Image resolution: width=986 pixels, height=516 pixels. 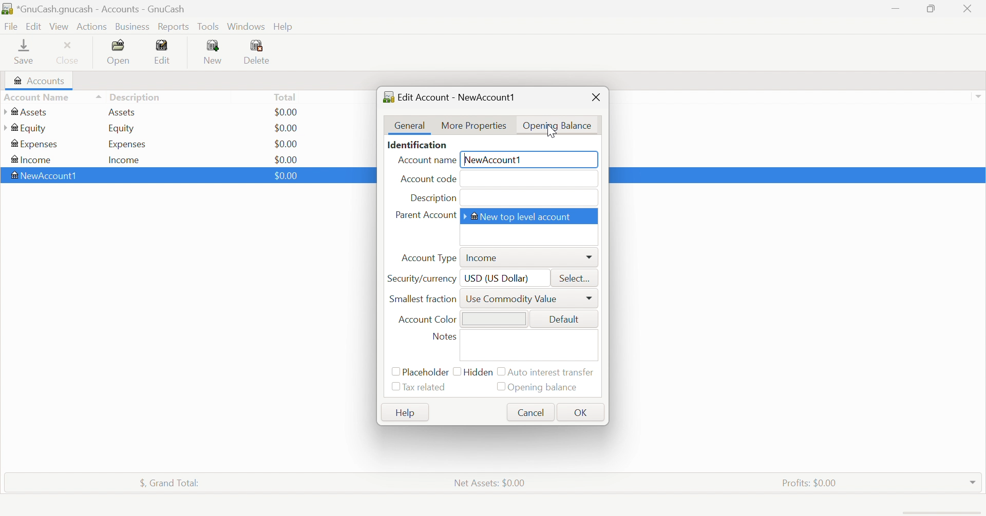 What do you see at coordinates (428, 257) in the screenshot?
I see `Account Type` at bounding box center [428, 257].